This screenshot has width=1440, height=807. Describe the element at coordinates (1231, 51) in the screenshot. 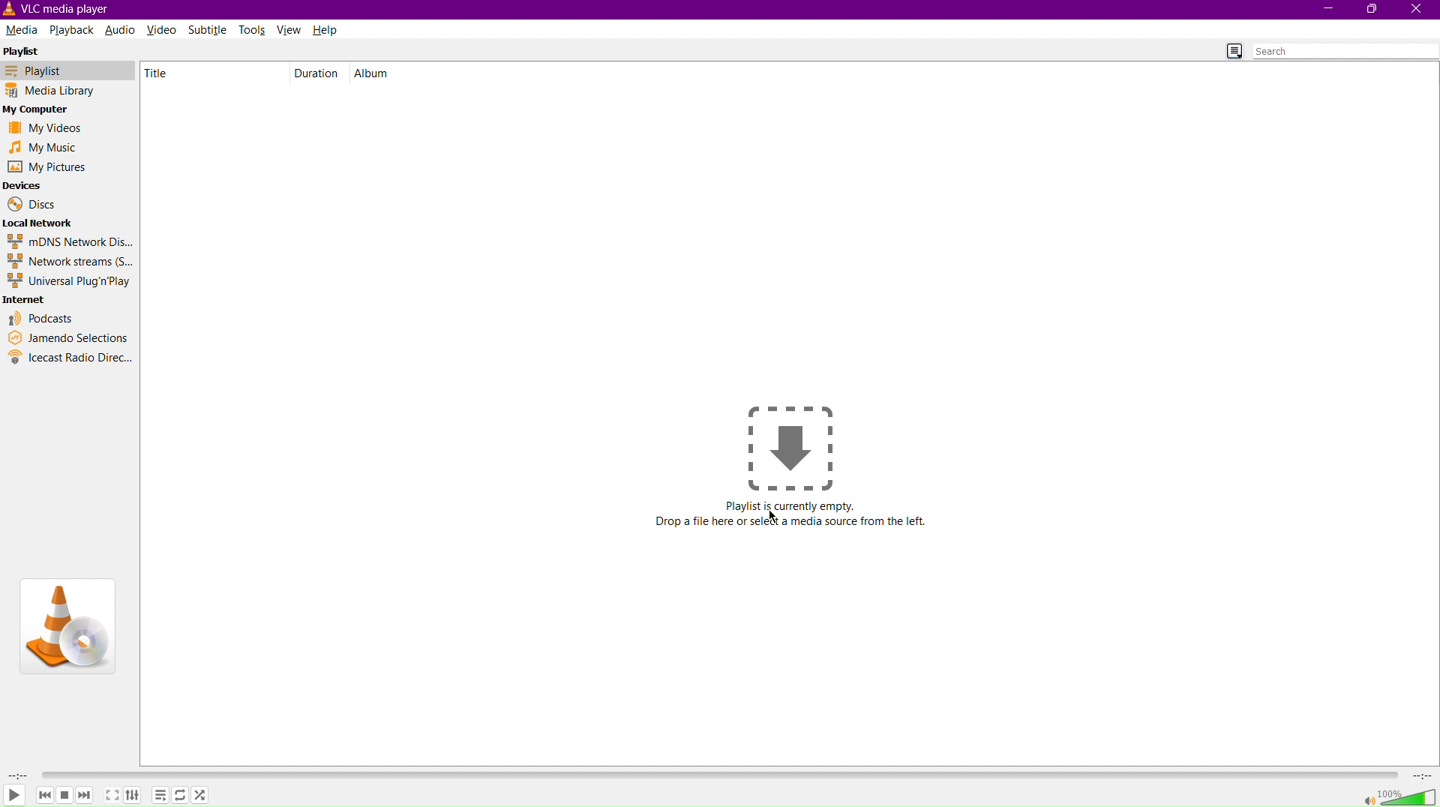

I see `Toggle Playlist view` at that location.